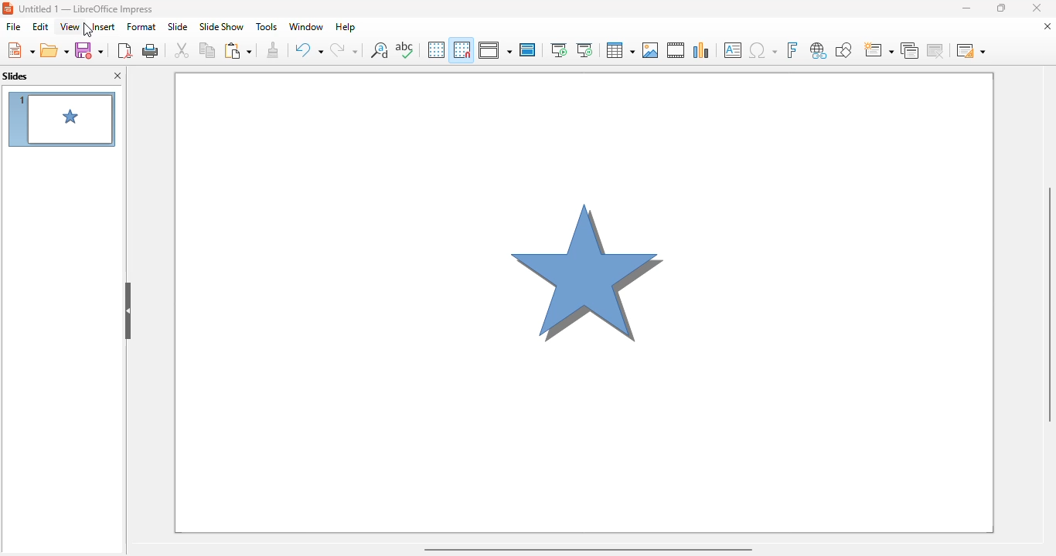  Describe the element at coordinates (222, 26) in the screenshot. I see `slide show` at that location.